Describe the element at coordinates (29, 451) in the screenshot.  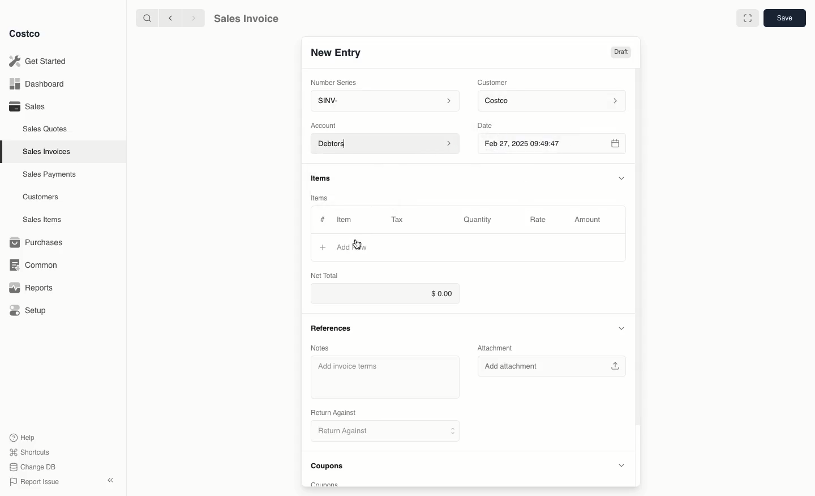
I see `Shortcuts` at that location.